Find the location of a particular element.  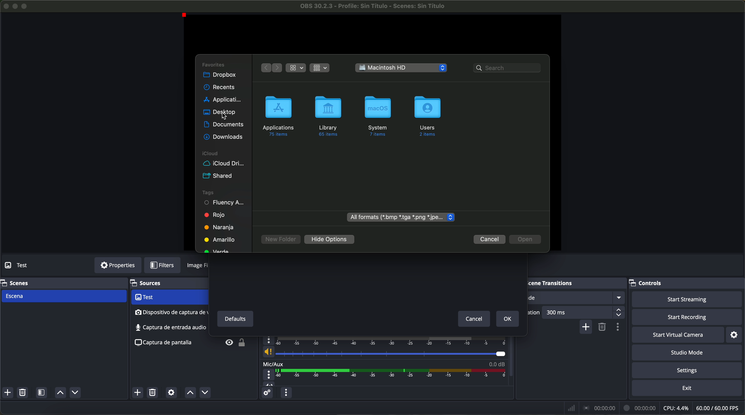

close program is located at coordinates (5, 5).